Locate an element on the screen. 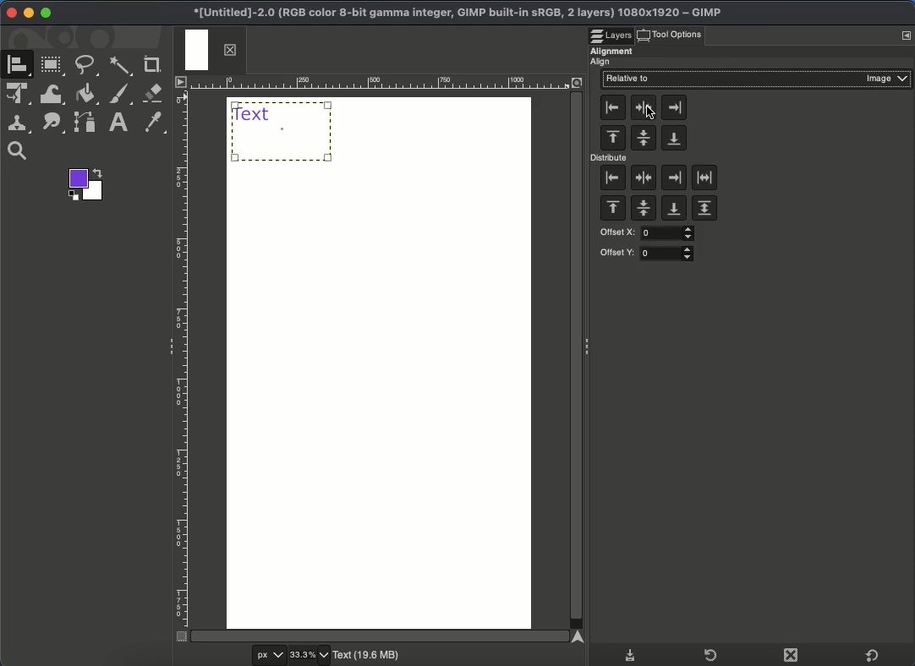  Path is located at coordinates (84, 124).